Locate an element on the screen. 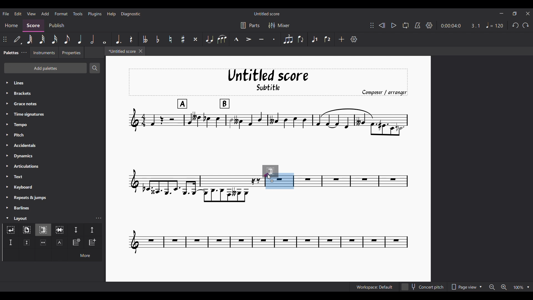 The height and width of the screenshot is (300, 533). Articulations is located at coordinates (53, 166).